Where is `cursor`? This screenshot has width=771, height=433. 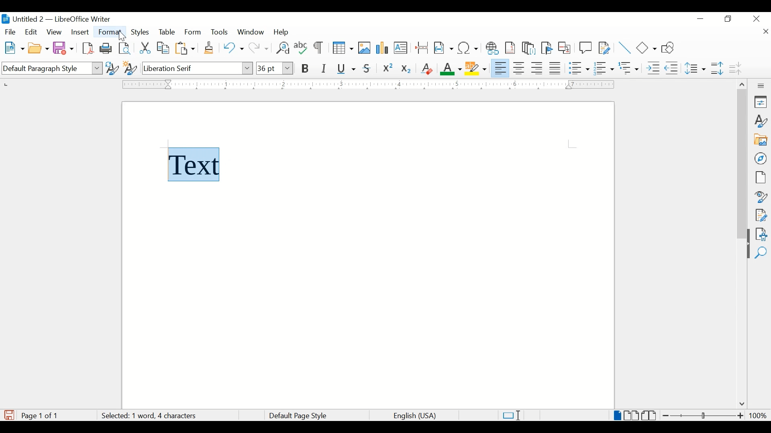
cursor is located at coordinates (119, 36).